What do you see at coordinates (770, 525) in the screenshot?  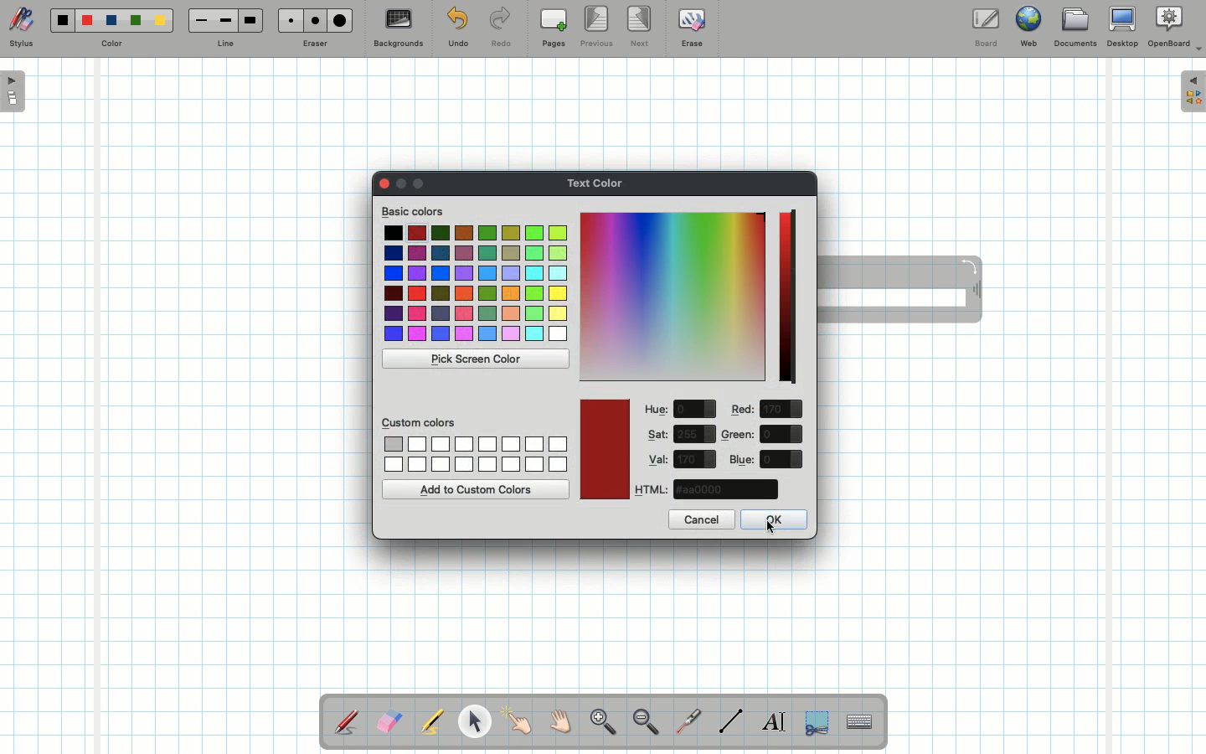 I see `cursor` at bounding box center [770, 525].